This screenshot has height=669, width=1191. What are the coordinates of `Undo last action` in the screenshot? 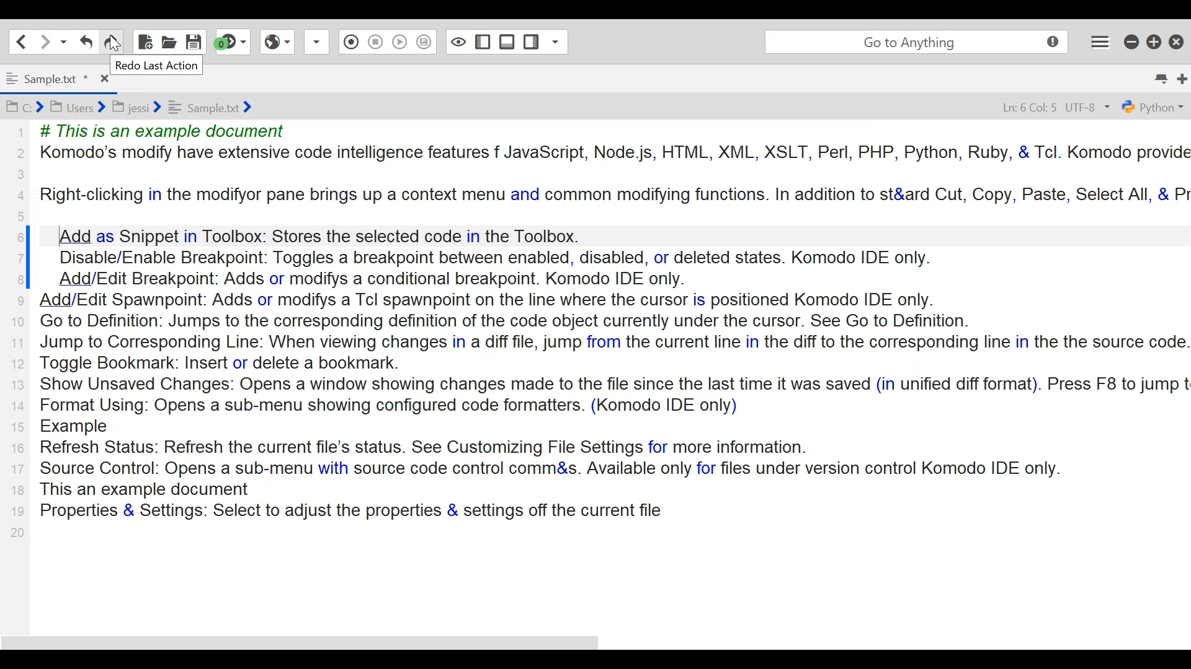 It's located at (86, 42).